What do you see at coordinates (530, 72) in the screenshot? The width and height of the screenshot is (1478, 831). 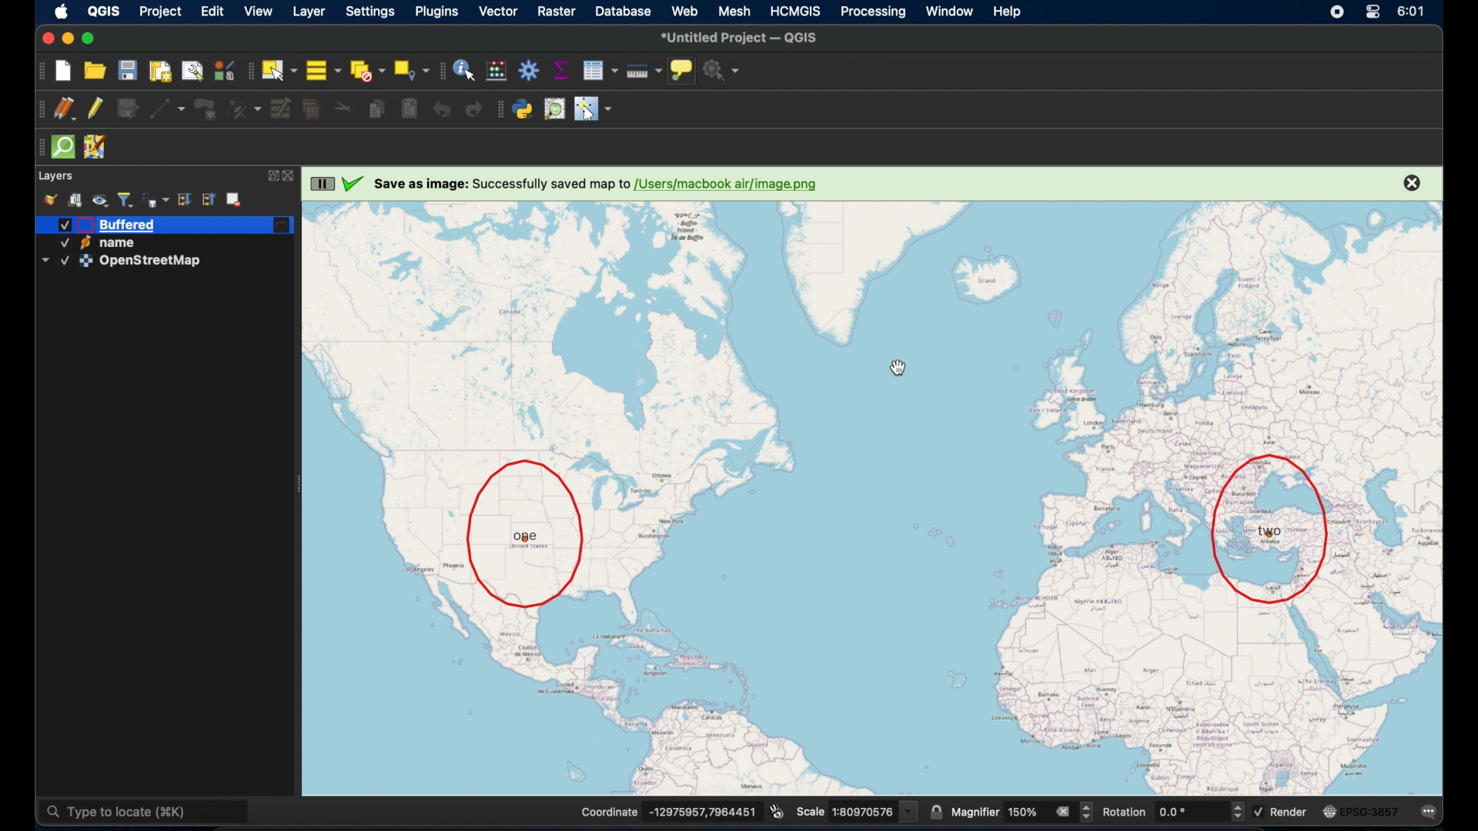 I see `toolbox` at bounding box center [530, 72].